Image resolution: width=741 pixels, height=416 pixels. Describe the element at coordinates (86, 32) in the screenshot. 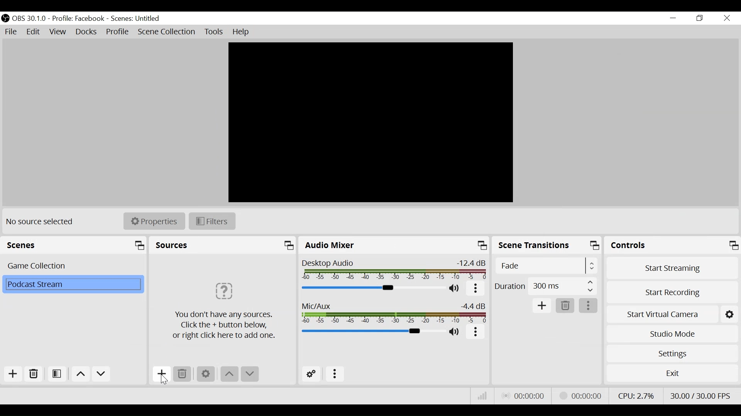

I see `Docks` at that location.